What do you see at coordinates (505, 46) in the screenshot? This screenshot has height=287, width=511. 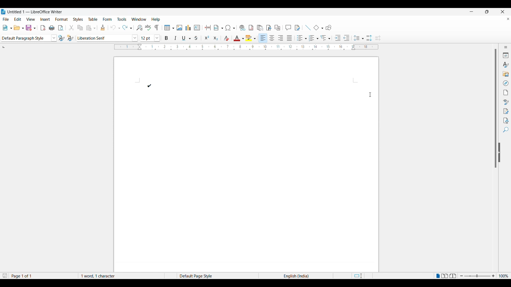 I see `Sidebar settings` at bounding box center [505, 46].